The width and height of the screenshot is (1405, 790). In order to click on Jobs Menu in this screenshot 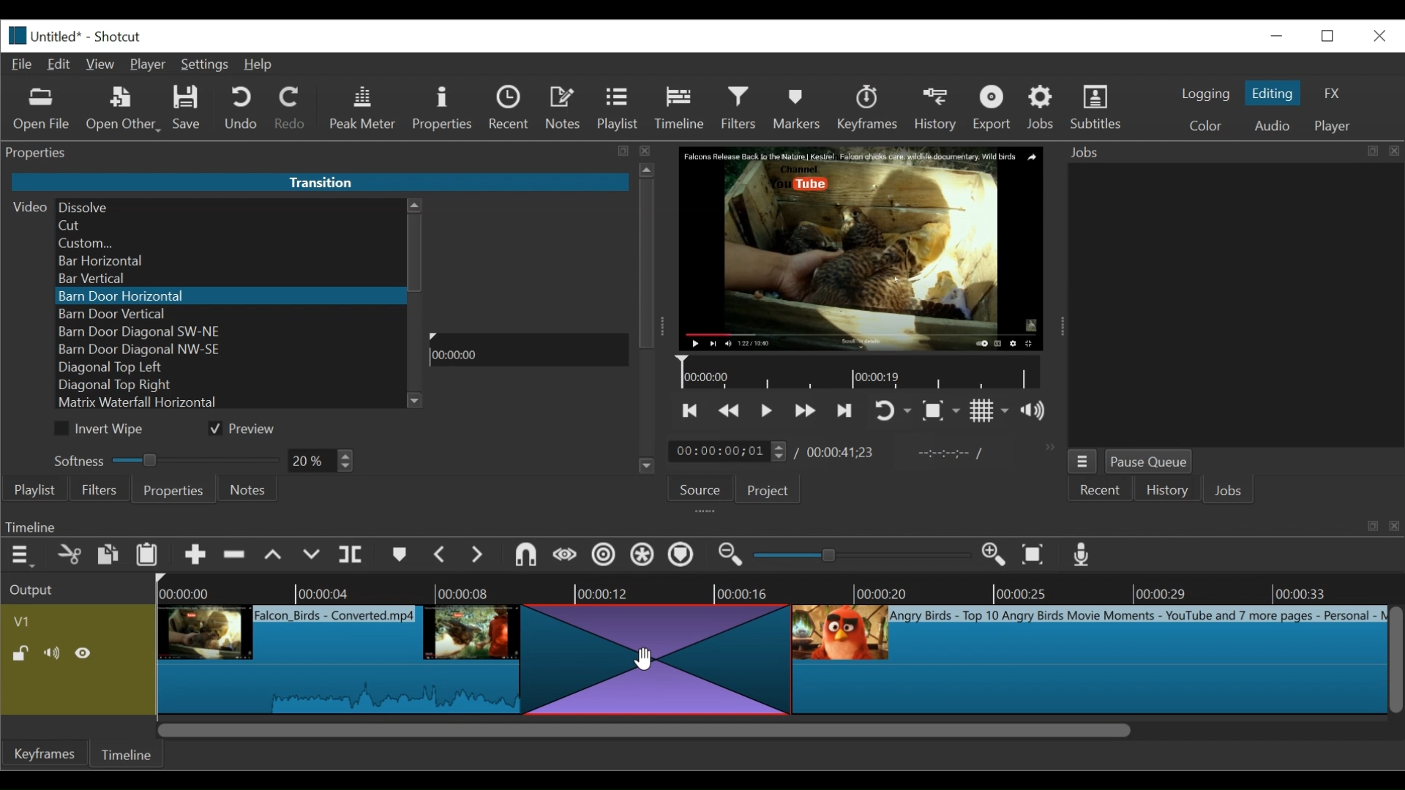, I will do `click(1085, 462)`.